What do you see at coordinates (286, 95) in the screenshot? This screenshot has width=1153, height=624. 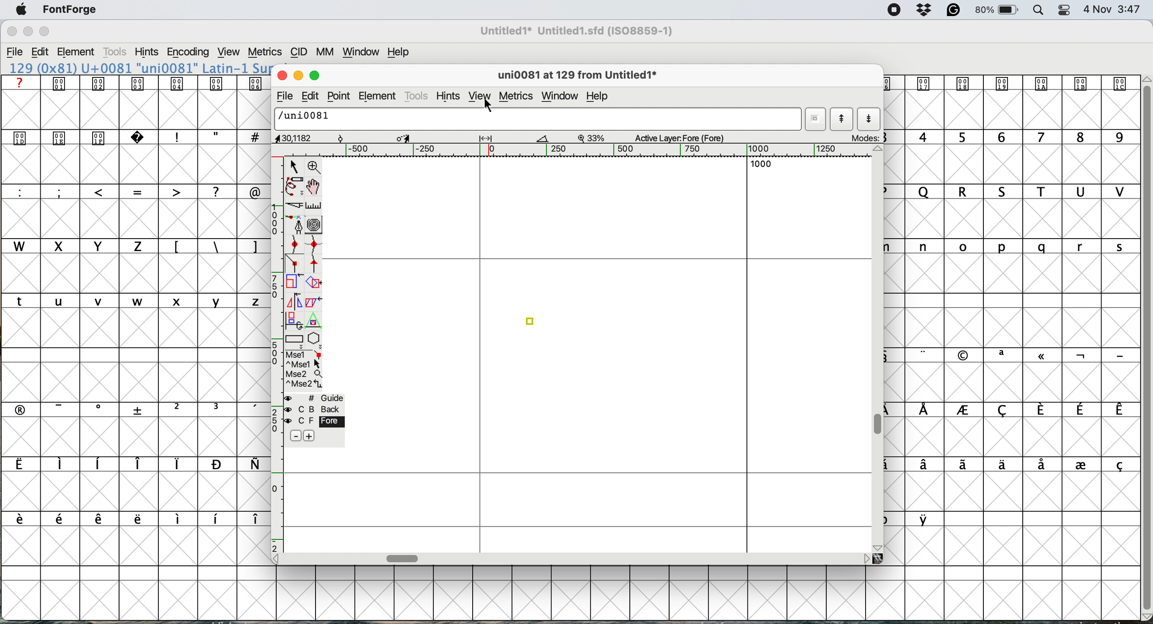 I see `file` at bounding box center [286, 95].